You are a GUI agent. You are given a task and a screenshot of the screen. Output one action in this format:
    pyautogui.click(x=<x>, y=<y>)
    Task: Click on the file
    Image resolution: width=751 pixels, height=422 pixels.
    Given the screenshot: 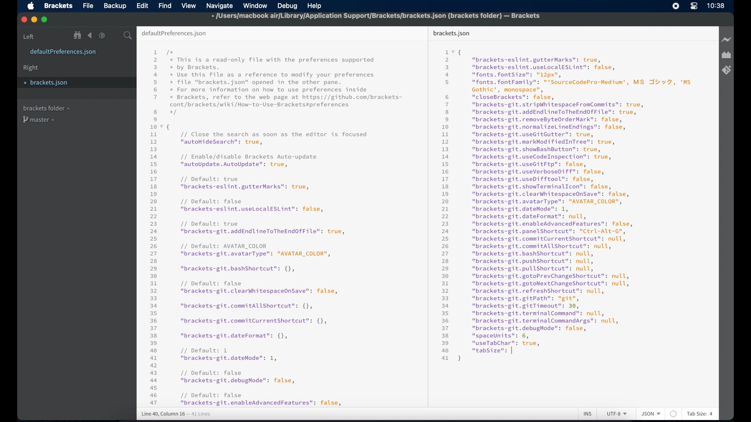 What is the action you would take?
    pyautogui.click(x=89, y=6)
    